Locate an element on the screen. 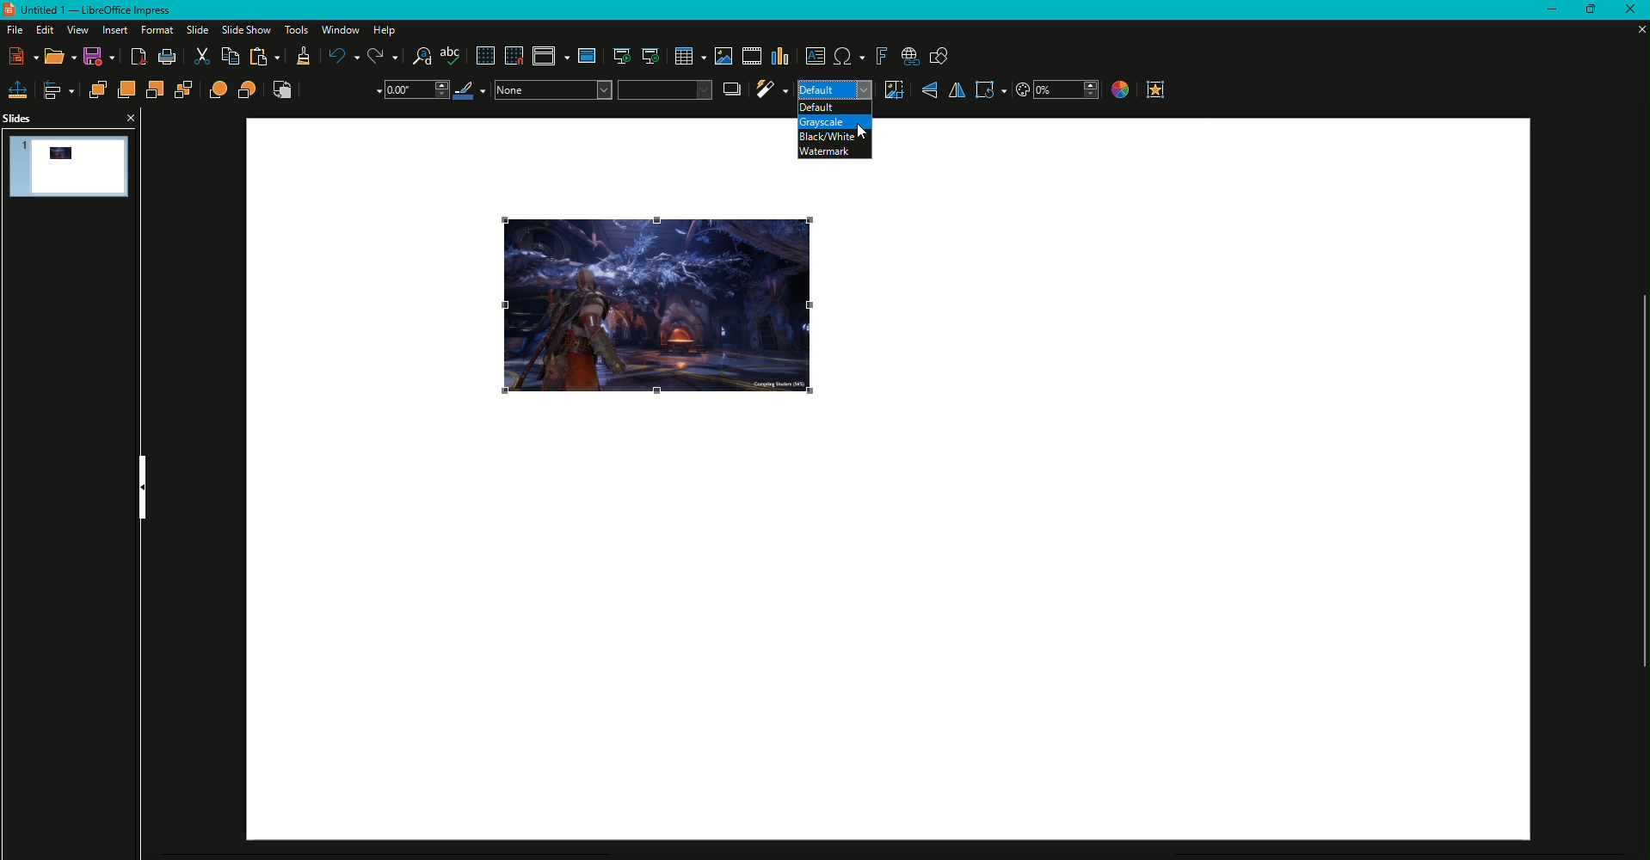 This screenshot has width=1650, height=860. Display Grid is located at coordinates (483, 57).